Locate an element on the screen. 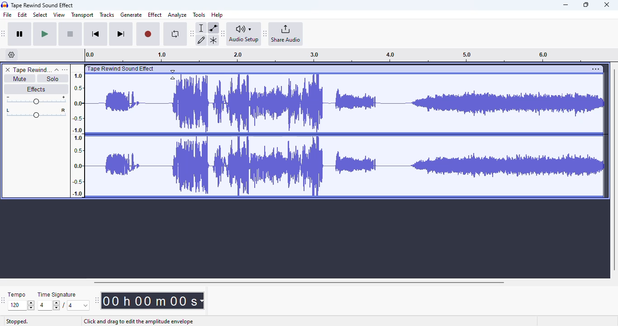  mute is located at coordinates (19, 79).